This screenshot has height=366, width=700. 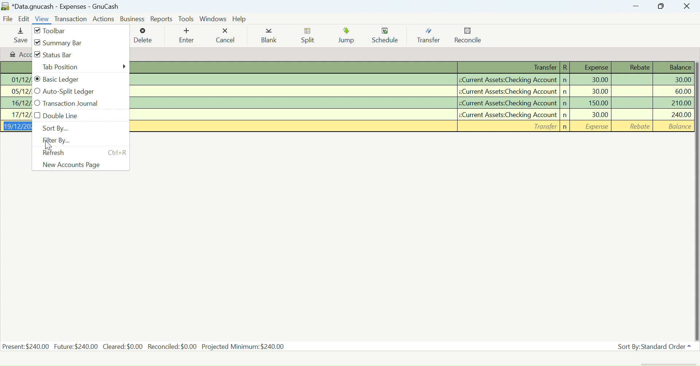 What do you see at coordinates (77, 79) in the screenshot?
I see `Basic Ledger` at bounding box center [77, 79].